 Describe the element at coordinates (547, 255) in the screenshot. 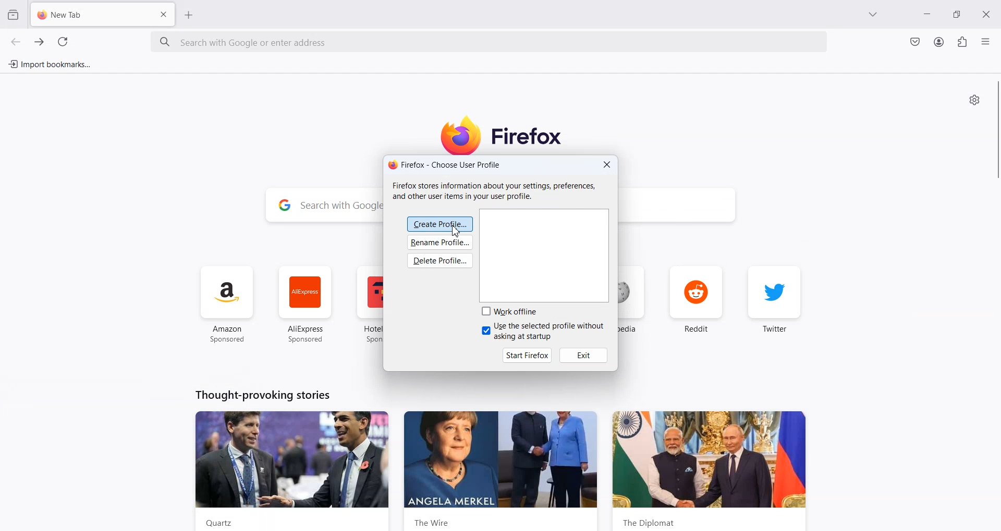

I see `File Preview` at that location.